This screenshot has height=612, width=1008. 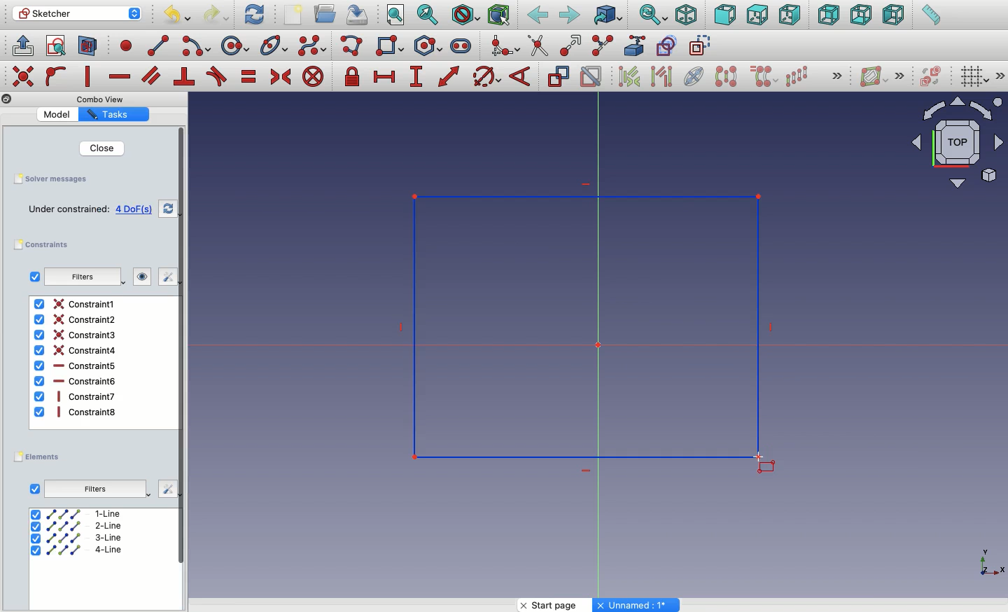 What do you see at coordinates (354, 78) in the screenshot?
I see `constrain lock` at bounding box center [354, 78].